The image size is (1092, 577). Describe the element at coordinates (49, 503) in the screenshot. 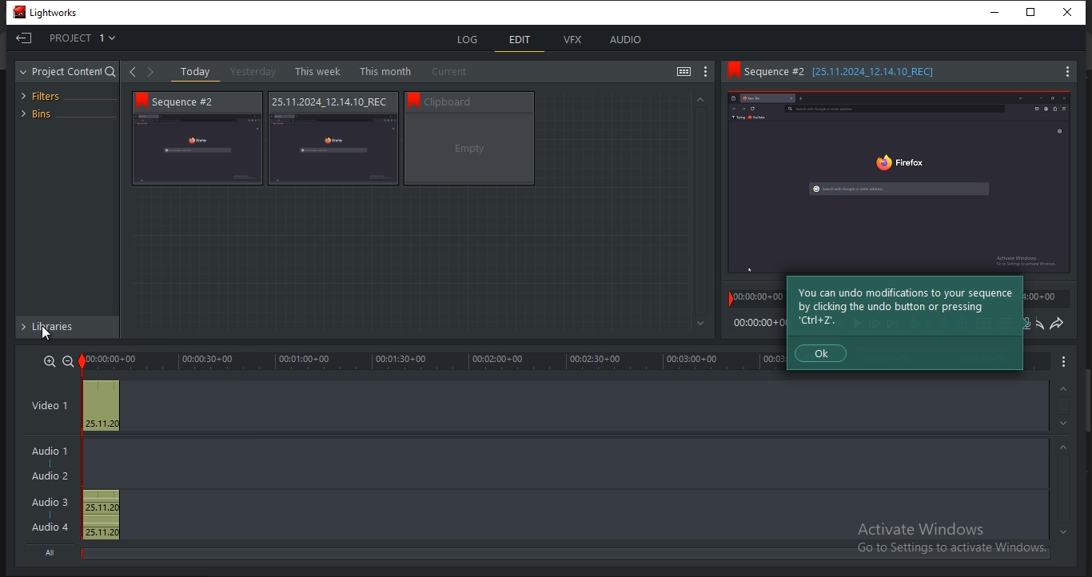

I see `Audio 3` at that location.